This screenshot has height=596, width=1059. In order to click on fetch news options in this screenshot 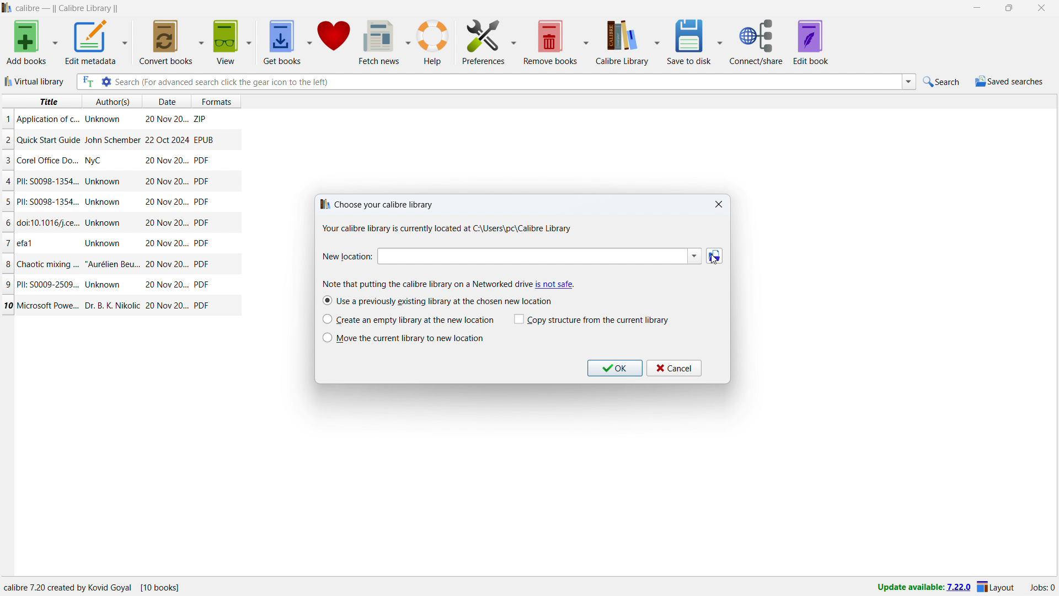, I will do `click(409, 41)`.